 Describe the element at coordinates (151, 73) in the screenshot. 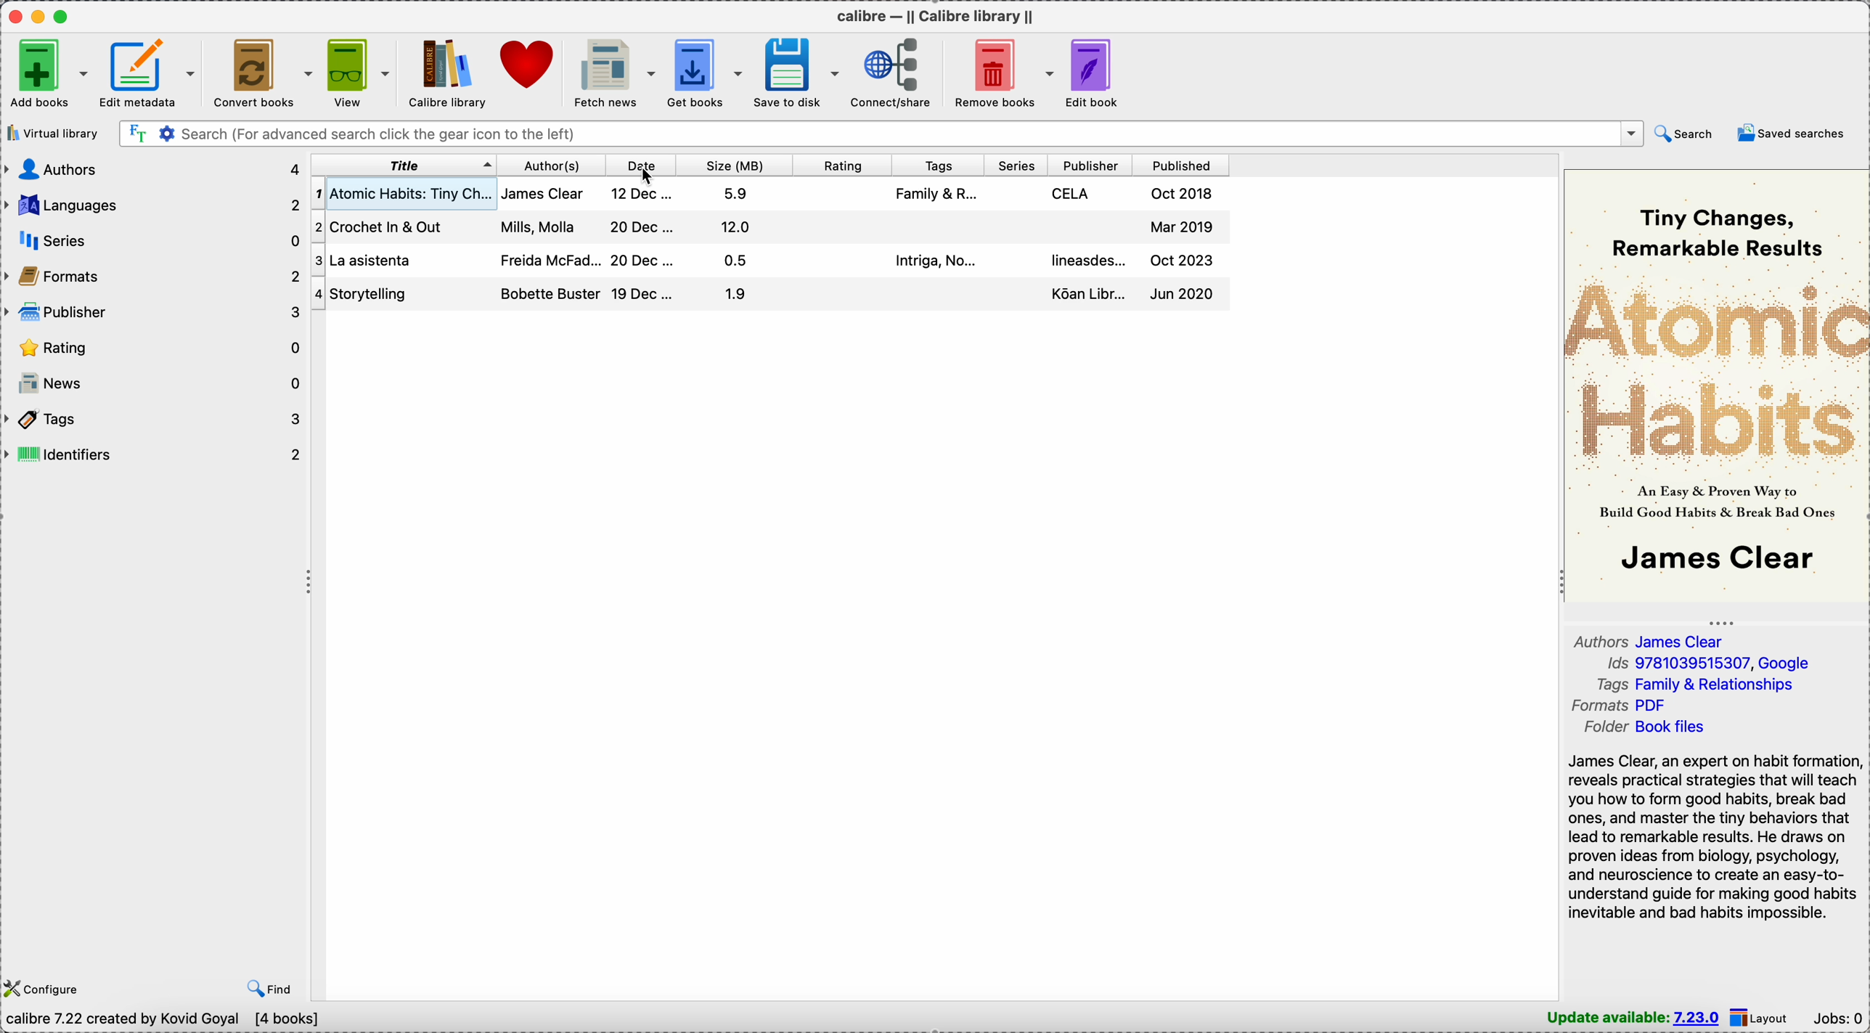

I see `edit metadata` at that location.